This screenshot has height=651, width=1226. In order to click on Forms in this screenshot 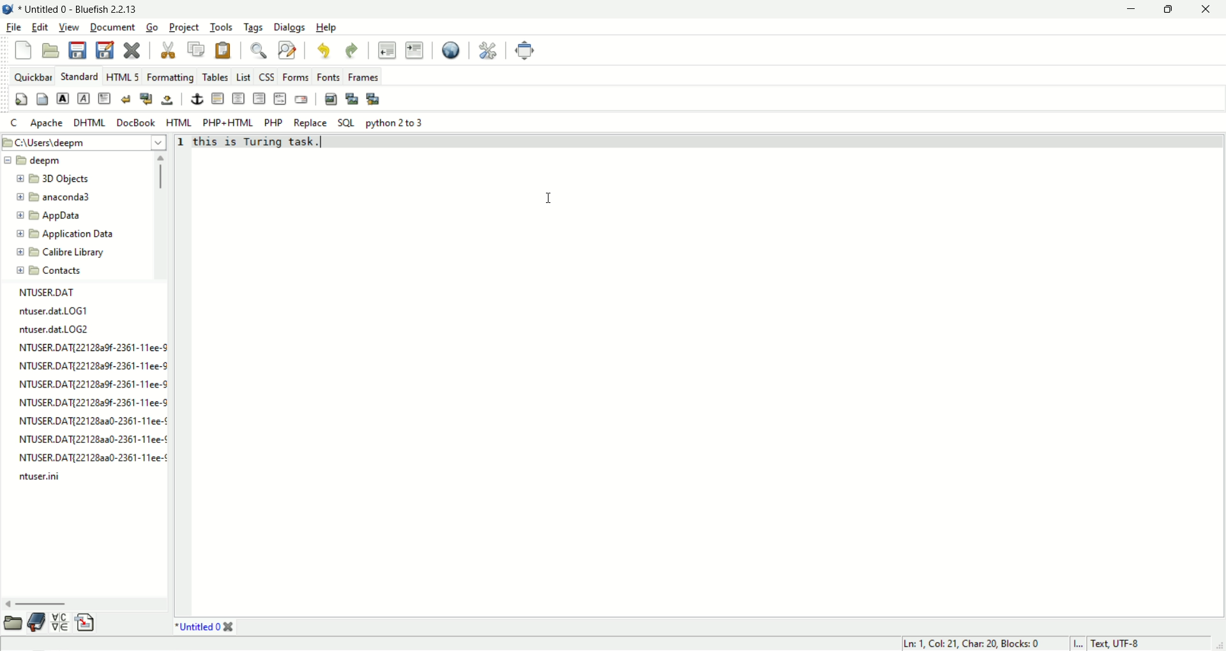, I will do `click(296, 77)`.